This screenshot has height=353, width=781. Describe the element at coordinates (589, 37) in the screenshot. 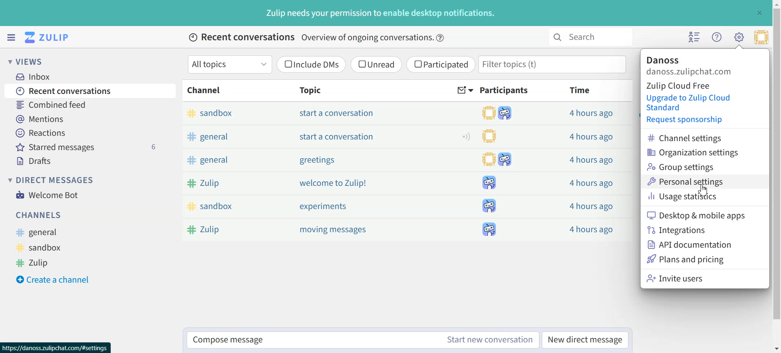

I see `search` at that location.